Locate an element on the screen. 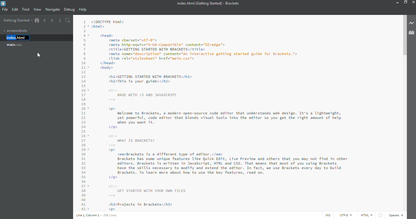 The height and width of the screenshot is (219, 416). next is located at coordinates (52, 20).